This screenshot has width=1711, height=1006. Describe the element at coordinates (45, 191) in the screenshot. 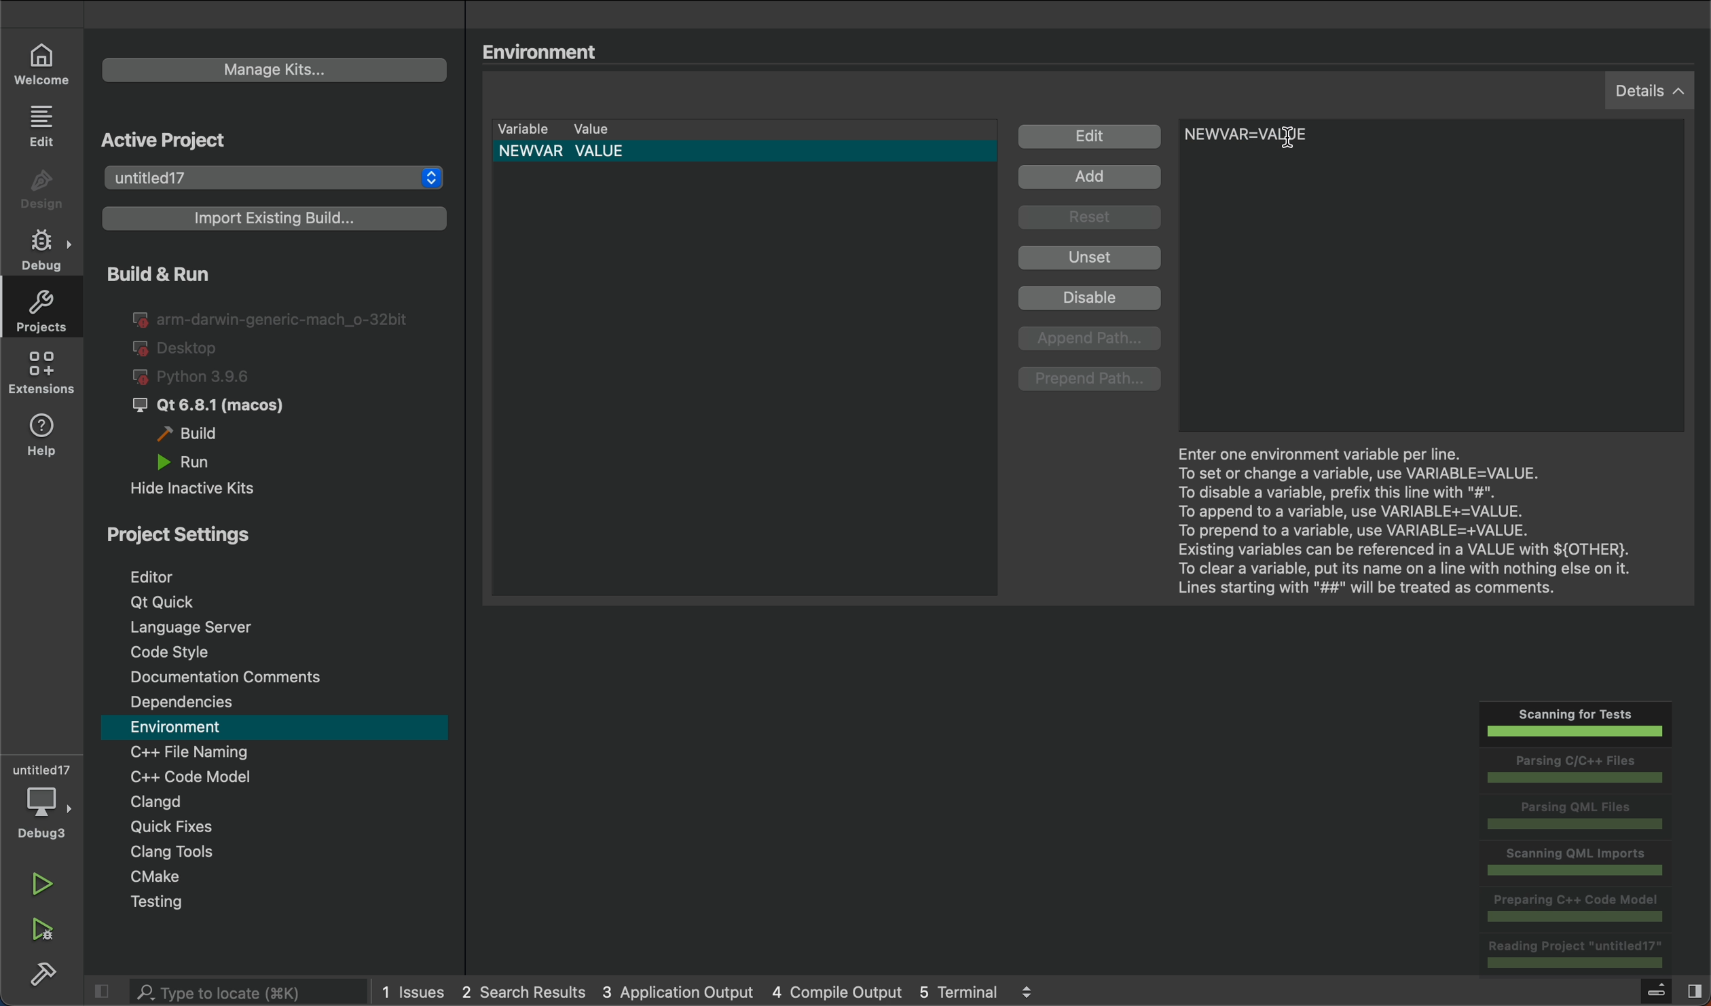

I see `design` at that location.